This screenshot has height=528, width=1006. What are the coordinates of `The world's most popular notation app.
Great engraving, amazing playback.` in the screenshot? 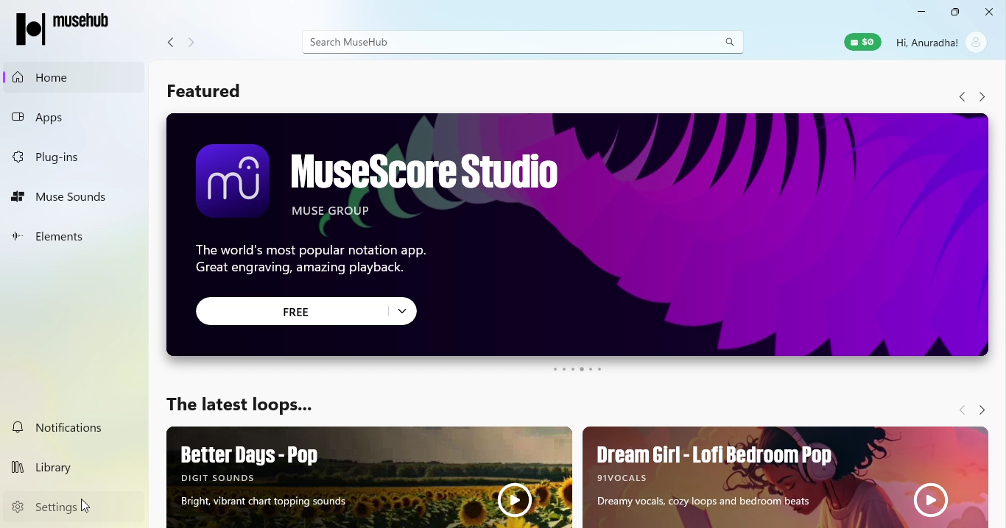 It's located at (327, 264).